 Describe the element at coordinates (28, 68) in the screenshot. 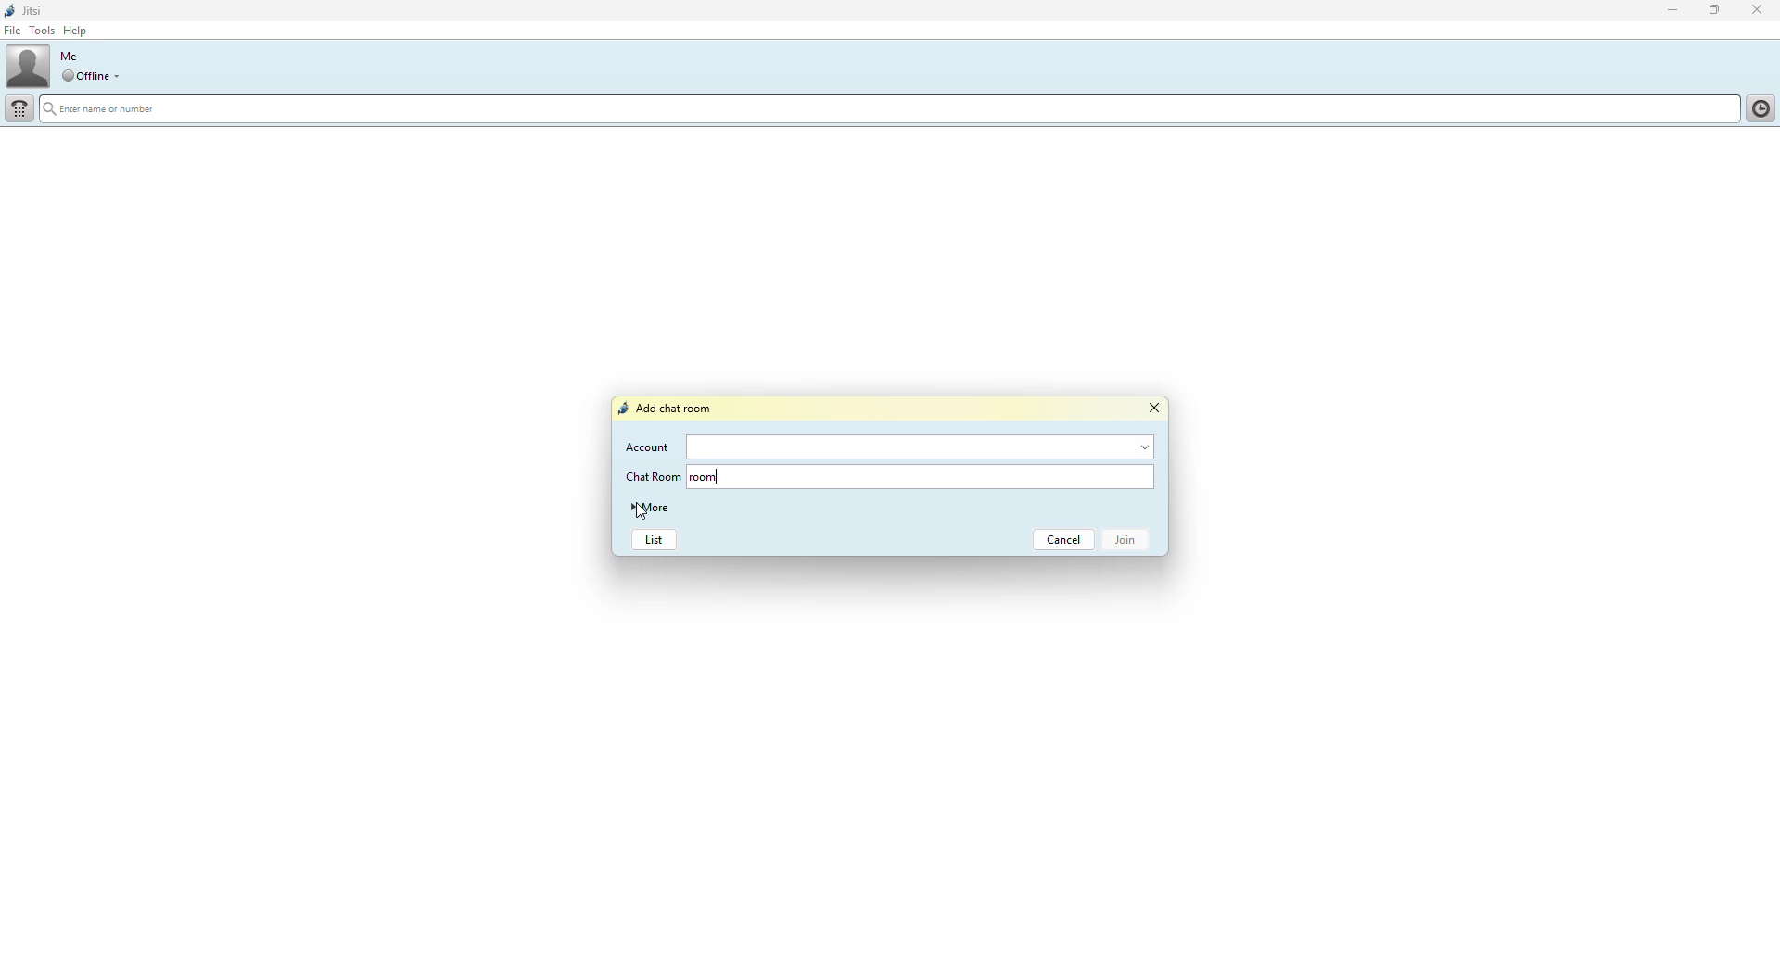

I see `profile` at that location.